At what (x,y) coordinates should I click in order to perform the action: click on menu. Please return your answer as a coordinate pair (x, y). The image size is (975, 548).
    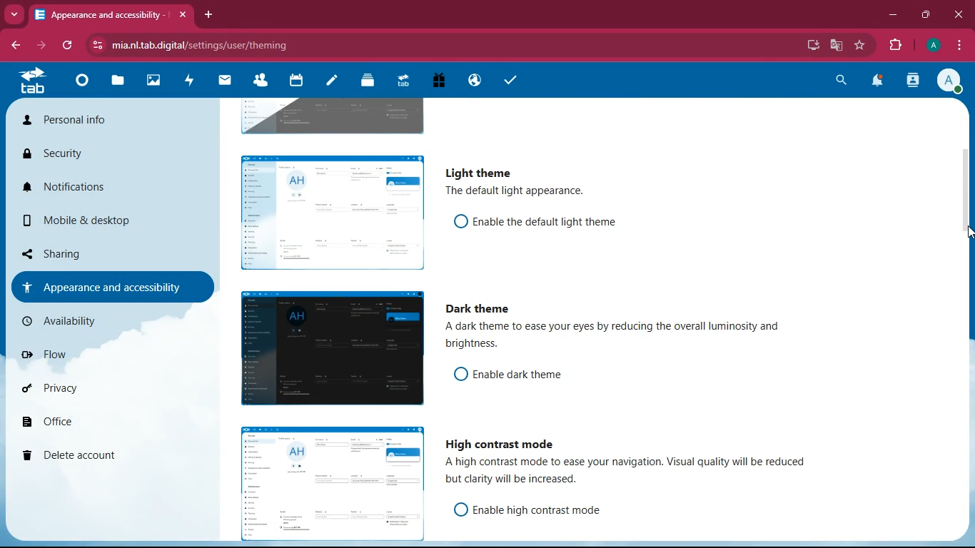
    Looking at the image, I should click on (959, 46).